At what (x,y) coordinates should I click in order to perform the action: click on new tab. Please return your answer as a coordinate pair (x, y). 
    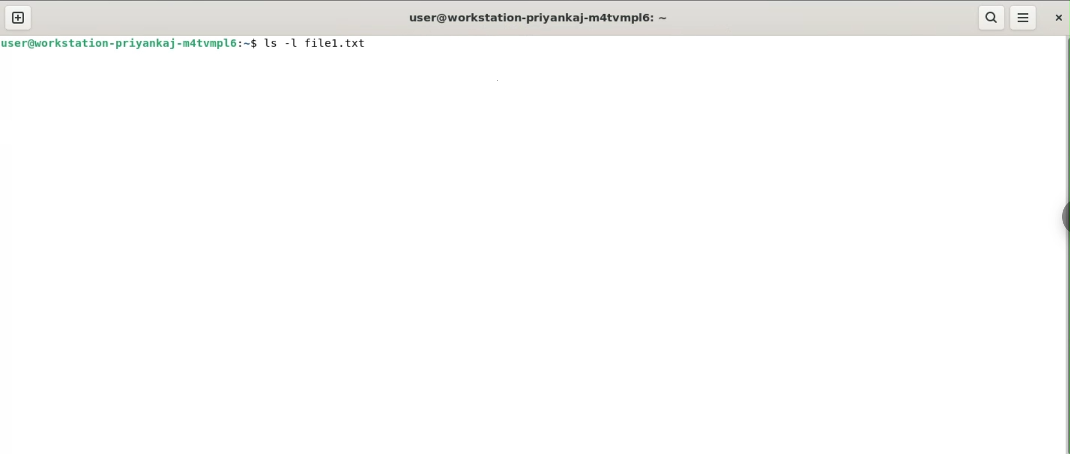
    Looking at the image, I should click on (17, 17).